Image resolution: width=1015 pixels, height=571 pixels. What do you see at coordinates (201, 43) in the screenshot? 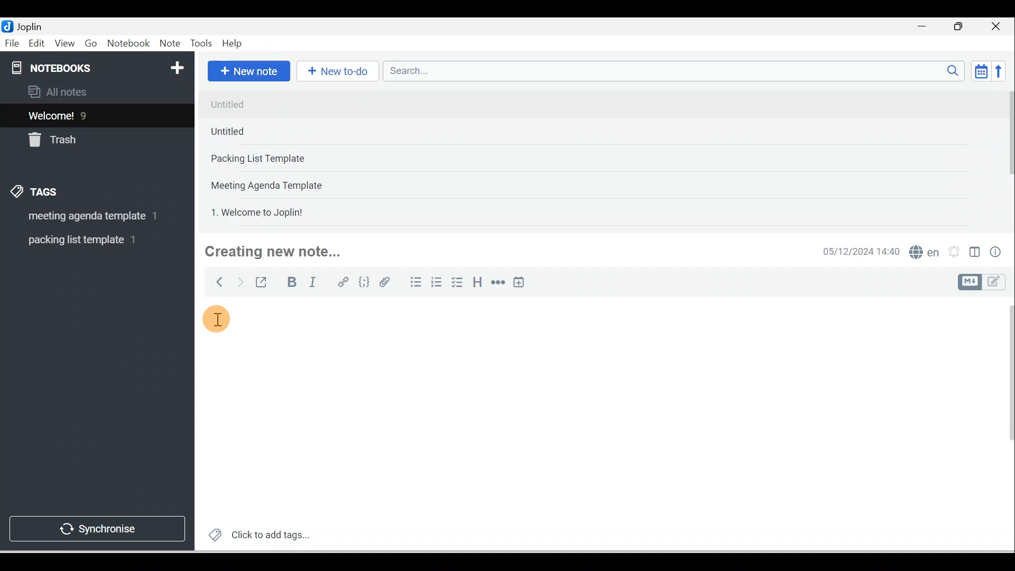
I see `Tools` at bounding box center [201, 43].